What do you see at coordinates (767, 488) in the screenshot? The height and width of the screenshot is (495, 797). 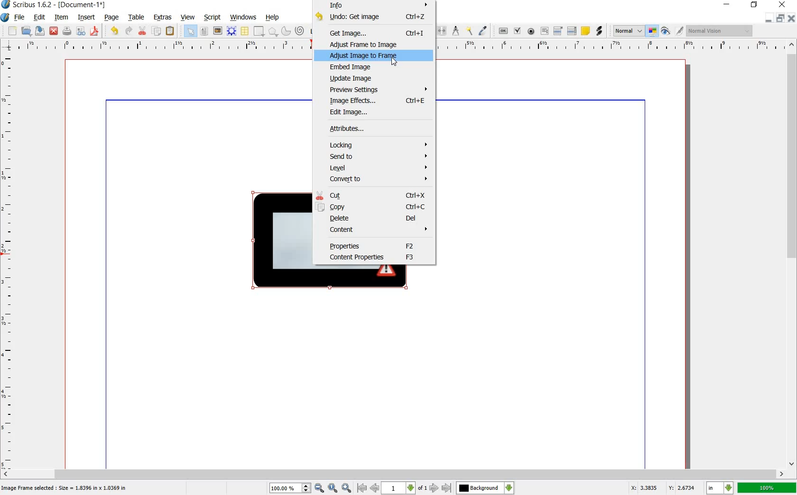 I see `zoom factor` at bounding box center [767, 488].